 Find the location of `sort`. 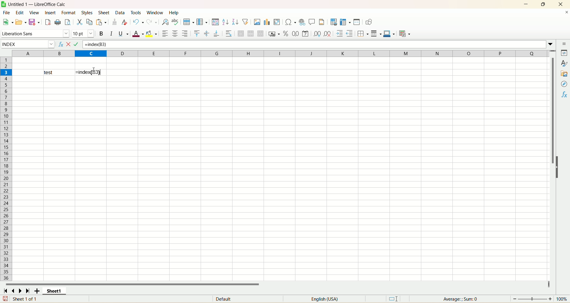

sort is located at coordinates (216, 22).